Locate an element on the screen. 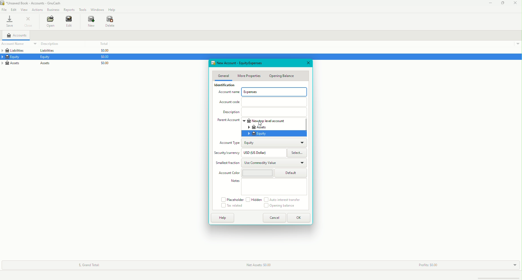 This screenshot has width=522, height=280. Net Assets is located at coordinates (257, 265).